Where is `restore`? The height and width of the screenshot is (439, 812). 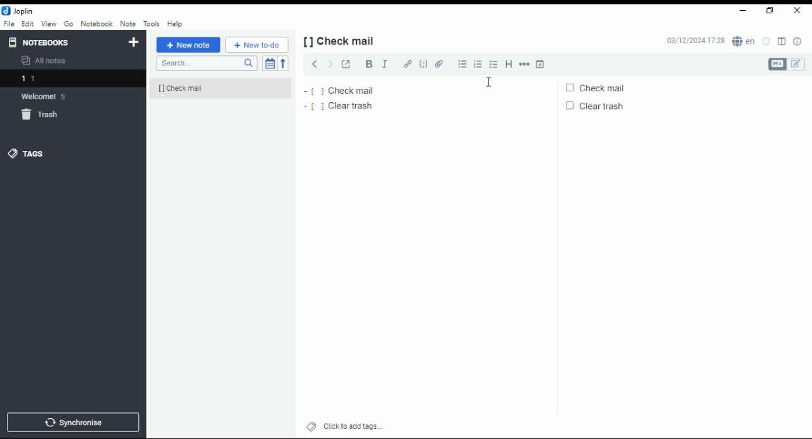 restore is located at coordinates (771, 11).